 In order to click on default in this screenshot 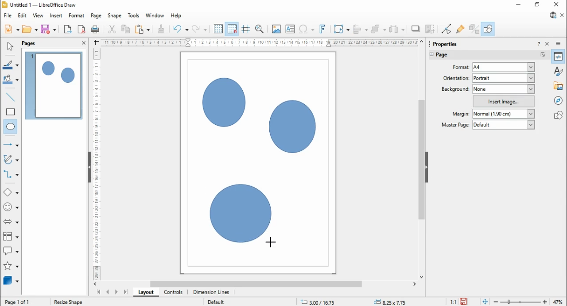, I will do `click(504, 124)`.